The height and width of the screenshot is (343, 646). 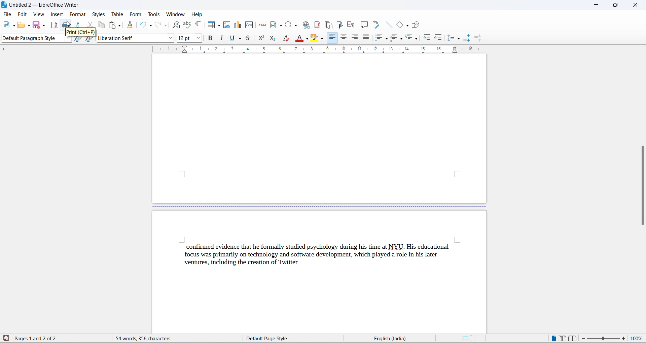 What do you see at coordinates (143, 24) in the screenshot?
I see `undo` at bounding box center [143, 24].